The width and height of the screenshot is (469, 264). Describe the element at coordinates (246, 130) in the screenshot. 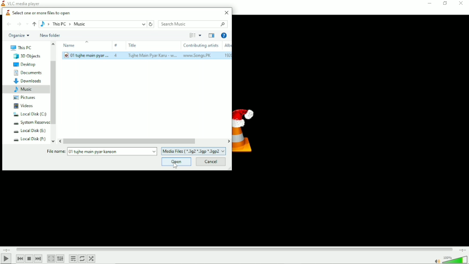

I see `Logo` at that location.